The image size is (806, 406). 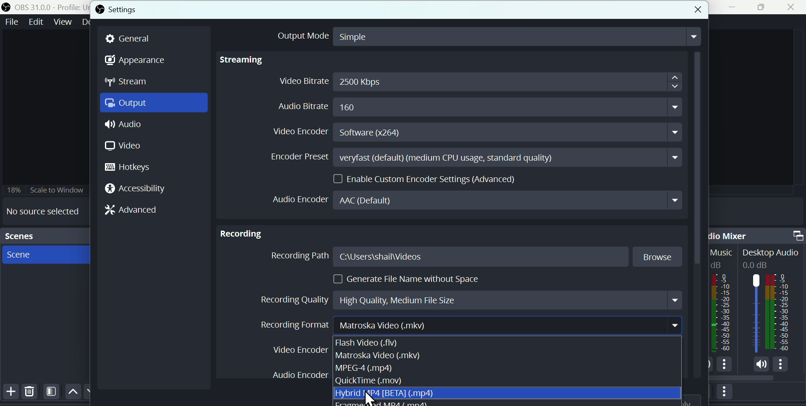 I want to click on Up, so click(x=74, y=394).